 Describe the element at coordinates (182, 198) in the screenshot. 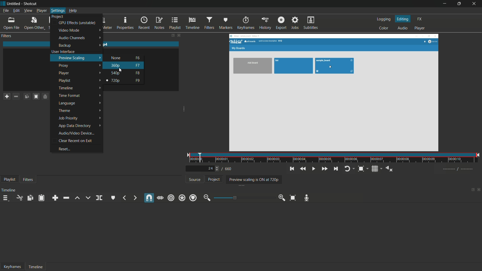

I see `ripple all tracks` at that location.